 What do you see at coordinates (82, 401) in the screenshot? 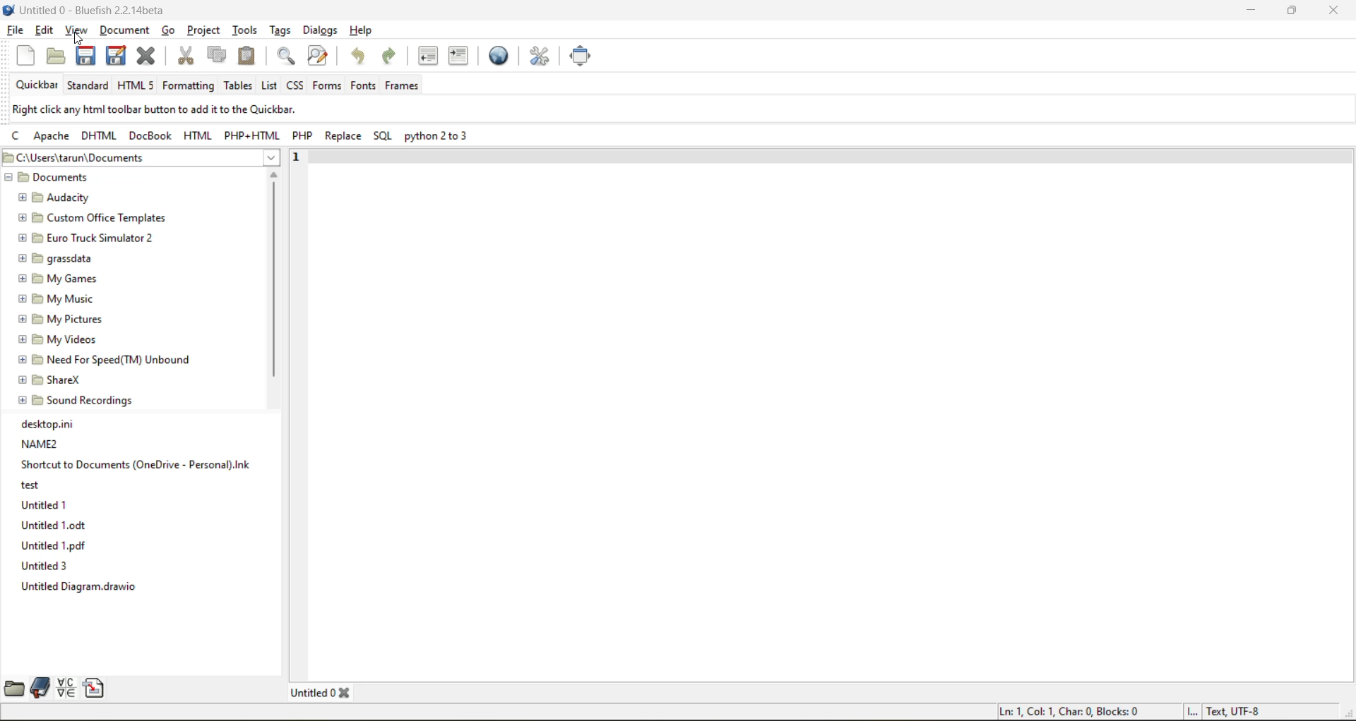
I see `Sound Recordings` at bounding box center [82, 401].